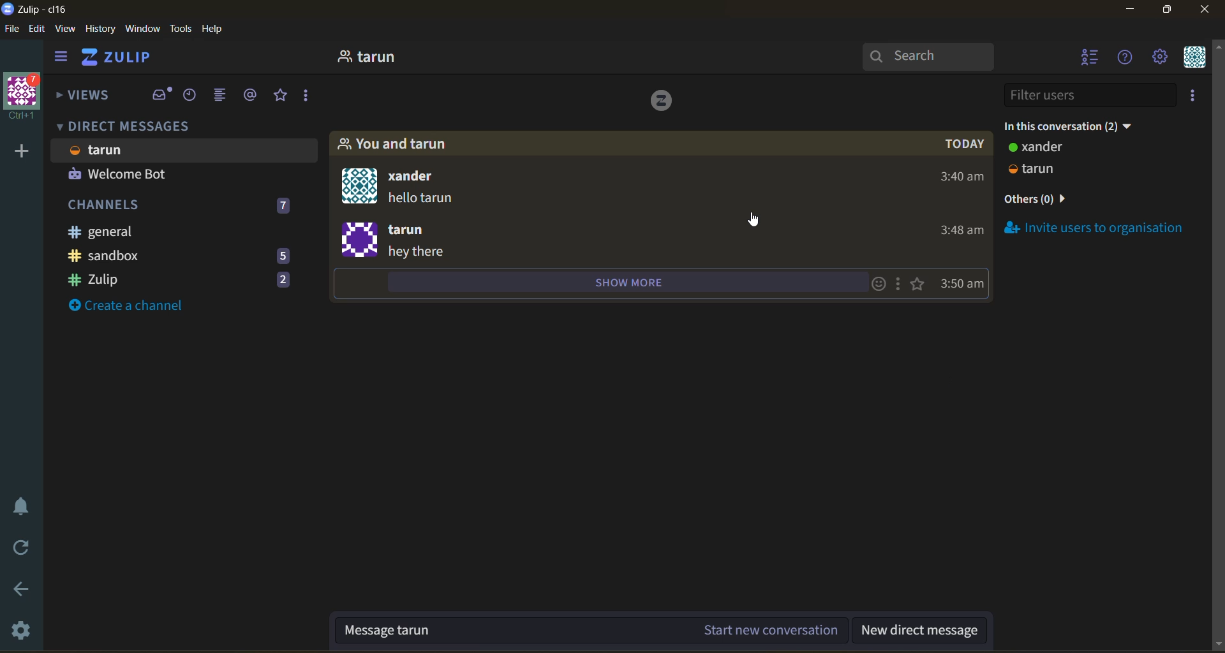 The width and height of the screenshot is (1225, 653). I want to click on user name, so click(423, 177).